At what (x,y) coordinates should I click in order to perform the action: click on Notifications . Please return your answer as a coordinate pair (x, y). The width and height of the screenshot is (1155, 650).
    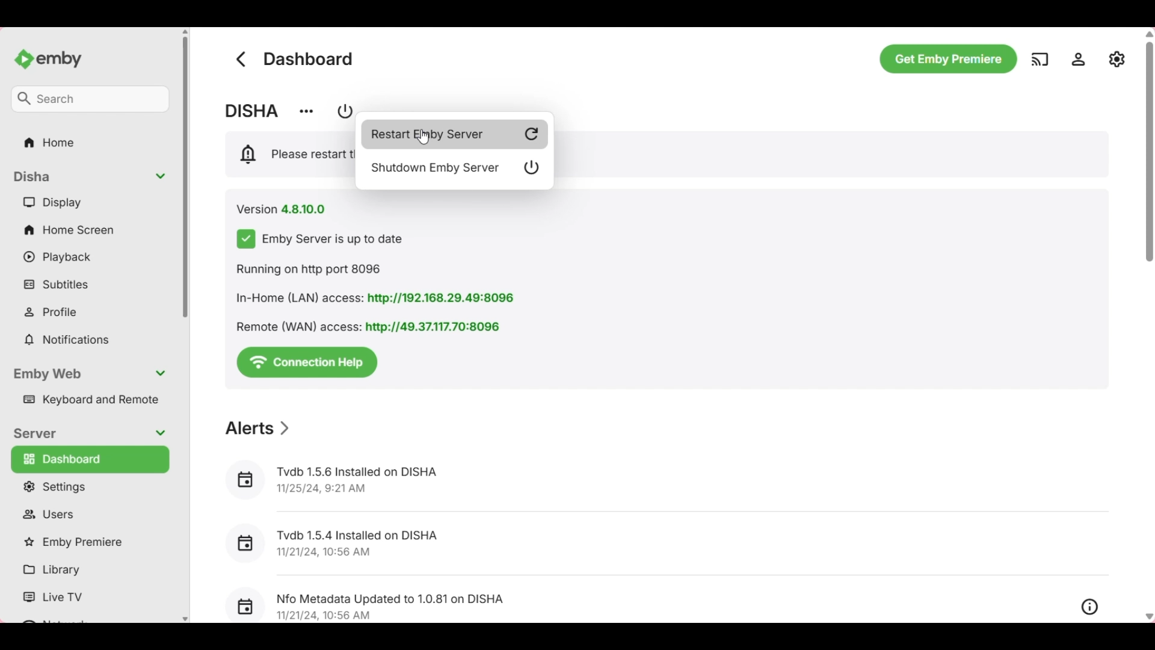
    Looking at the image, I should click on (90, 340).